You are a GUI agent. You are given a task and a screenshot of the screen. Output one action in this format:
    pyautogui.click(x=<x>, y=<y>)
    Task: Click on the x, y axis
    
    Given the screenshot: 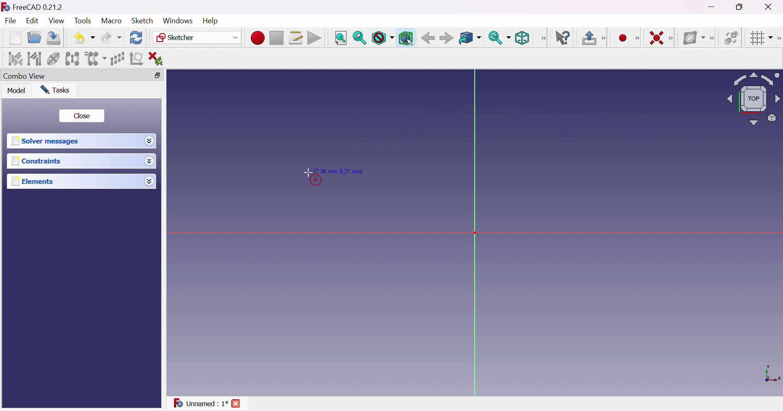 What is the action you would take?
    pyautogui.click(x=772, y=375)
    